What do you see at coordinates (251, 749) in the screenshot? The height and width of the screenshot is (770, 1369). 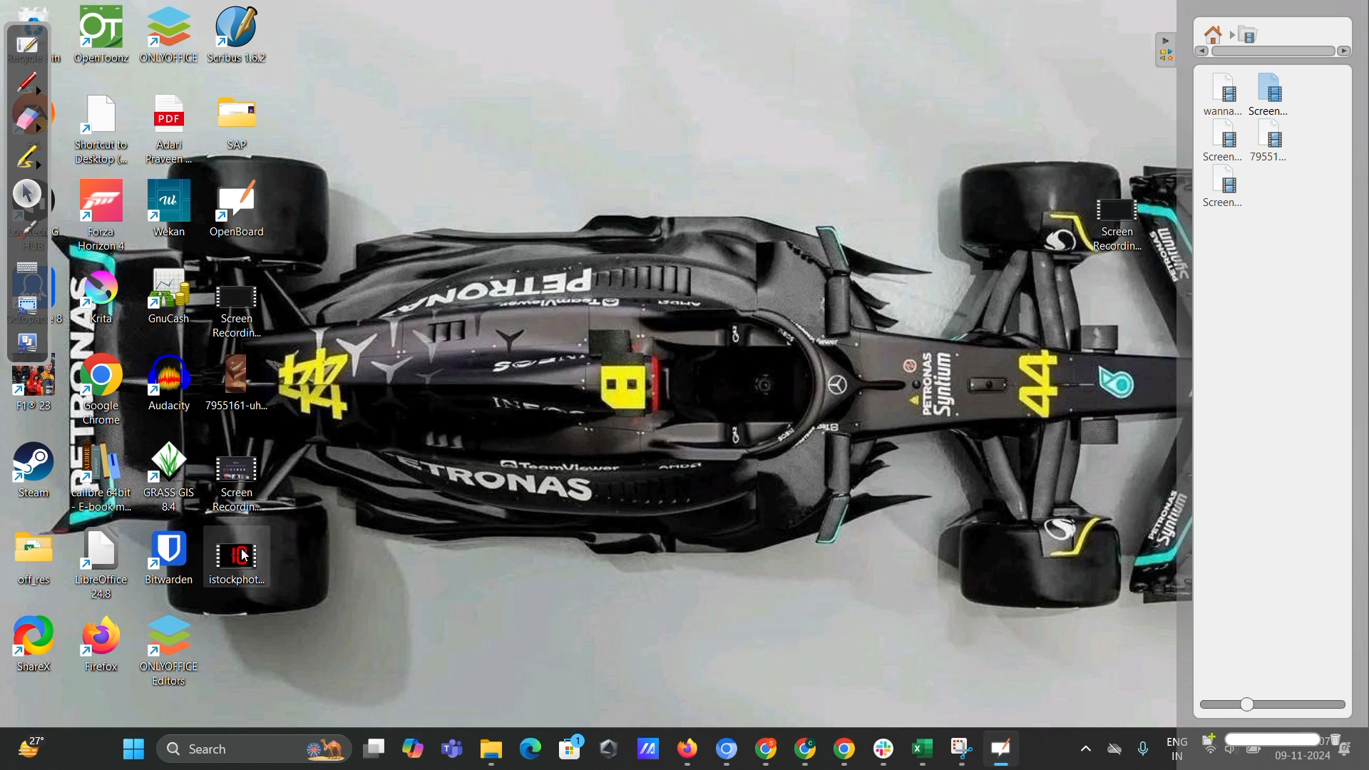 I see `desktop search` at bounding box center [251, 749].